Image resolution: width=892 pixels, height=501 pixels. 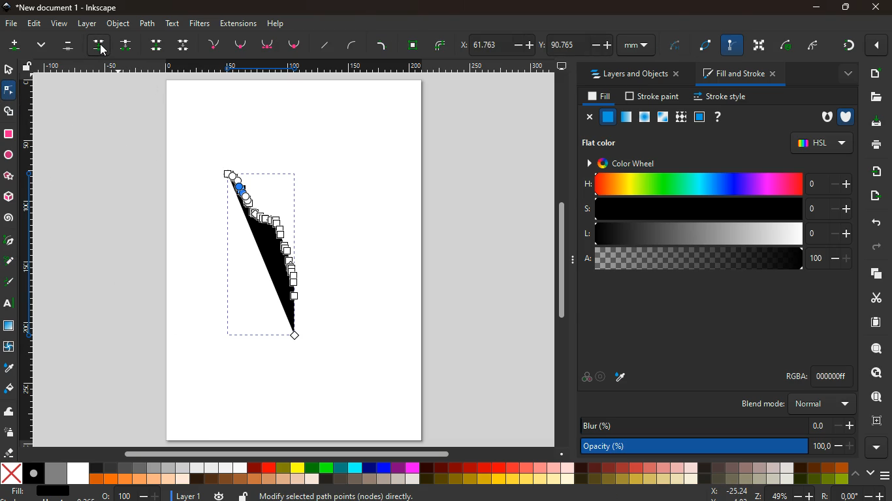 What do you see at coordinates (717, 185) in the screenshot?
I see `h` at bounding box center [717, 185].